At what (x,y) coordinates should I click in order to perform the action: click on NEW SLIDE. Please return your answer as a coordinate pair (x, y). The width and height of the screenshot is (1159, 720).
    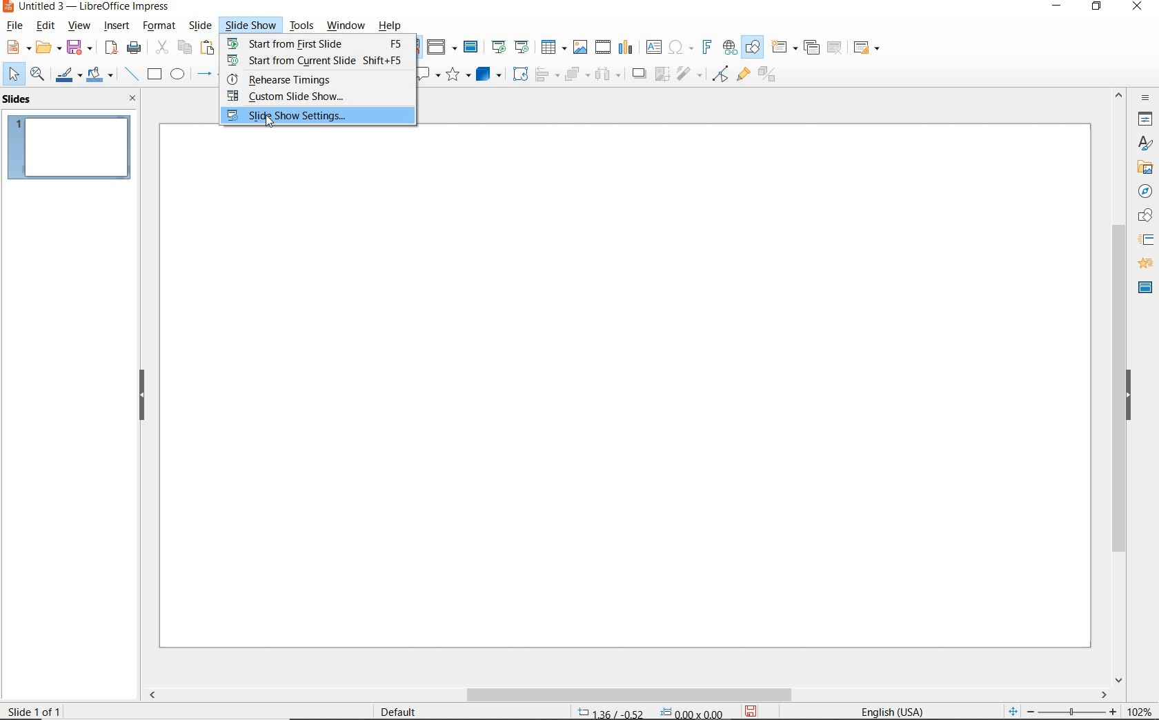
    Looking at the image, I should click on (784, 48).